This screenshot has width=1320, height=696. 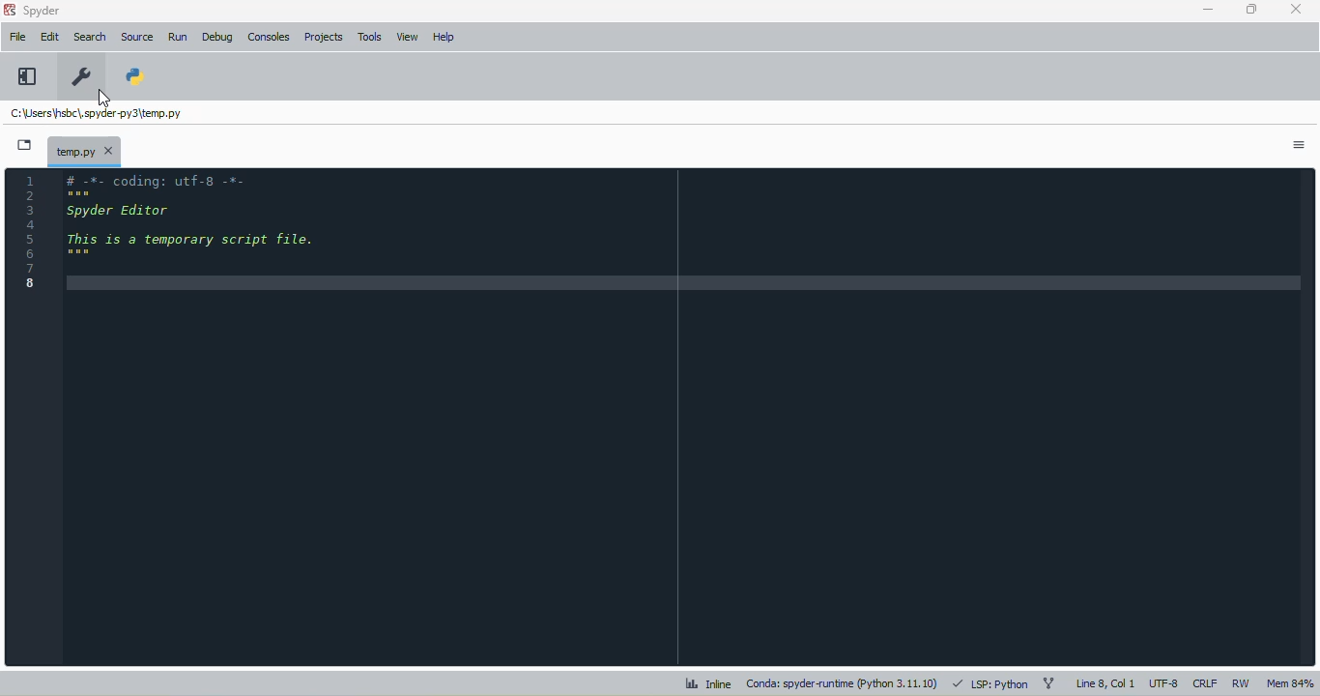 What do you see at coordinates (9, 10) in the screenshot?
I see `logo` at bounding box center [9, 10].